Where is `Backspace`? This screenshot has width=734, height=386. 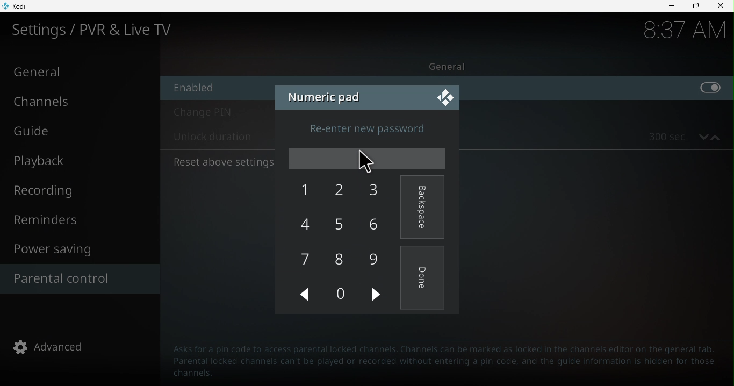 Backspace is located at coordinates (423, 205).